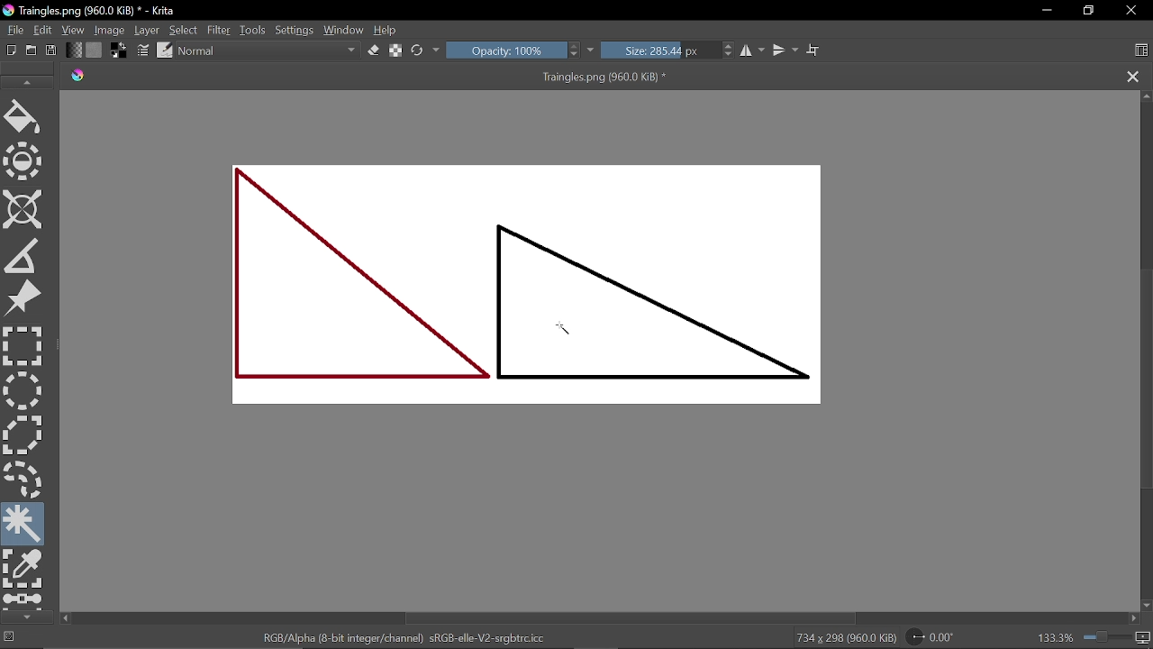  Describe the element at coordinates (1047, 10) in the screenshot. I see `Minimize` at that location.